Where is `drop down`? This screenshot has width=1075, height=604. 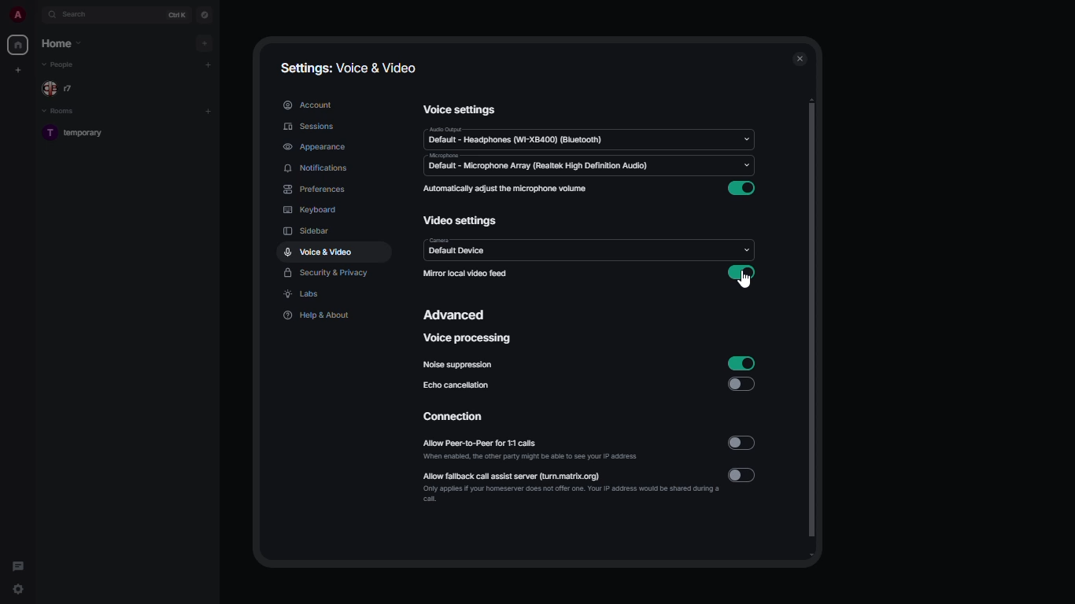 drop down is located at coordinates (748, 247).